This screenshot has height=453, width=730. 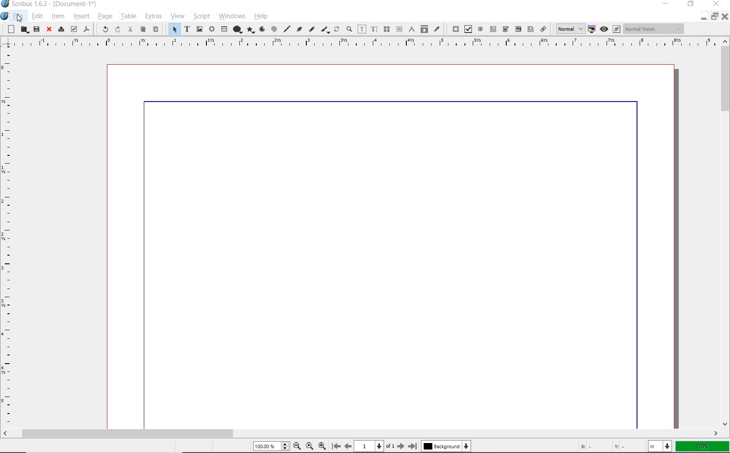 What do you see at coordinates (592, 29) in the screenshot?
I see `toggle color` at bounding box center [592, 29].